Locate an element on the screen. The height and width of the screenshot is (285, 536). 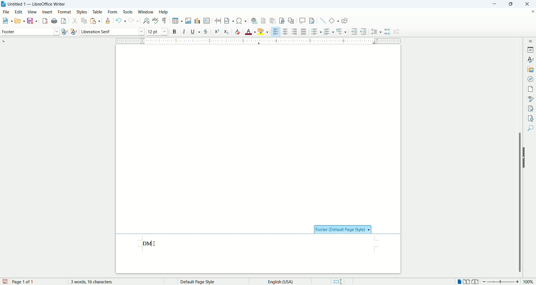
font name is located at coordinates (112, 32).